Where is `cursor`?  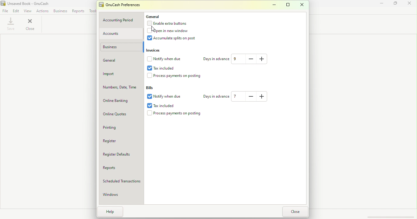
cursor is located at coordinates (154, 29).